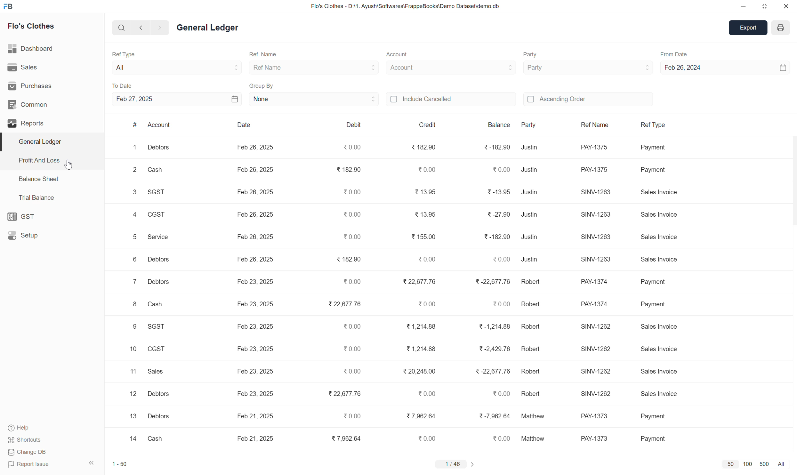 The image size is (797, 475). Describe the element at coordinates (254, 192) in the screenshot. I see `Feb 26, 2025` at that location.